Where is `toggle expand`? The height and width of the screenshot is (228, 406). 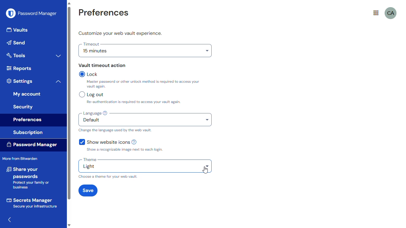
toggle expand is located at coordinates (59, 56).